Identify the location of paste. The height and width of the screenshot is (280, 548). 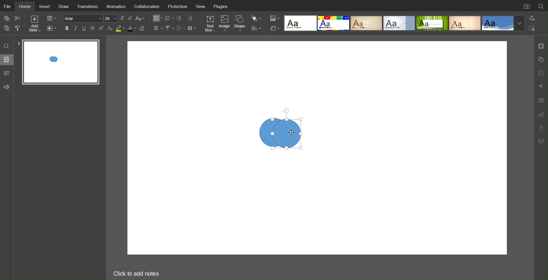
(7, 28).